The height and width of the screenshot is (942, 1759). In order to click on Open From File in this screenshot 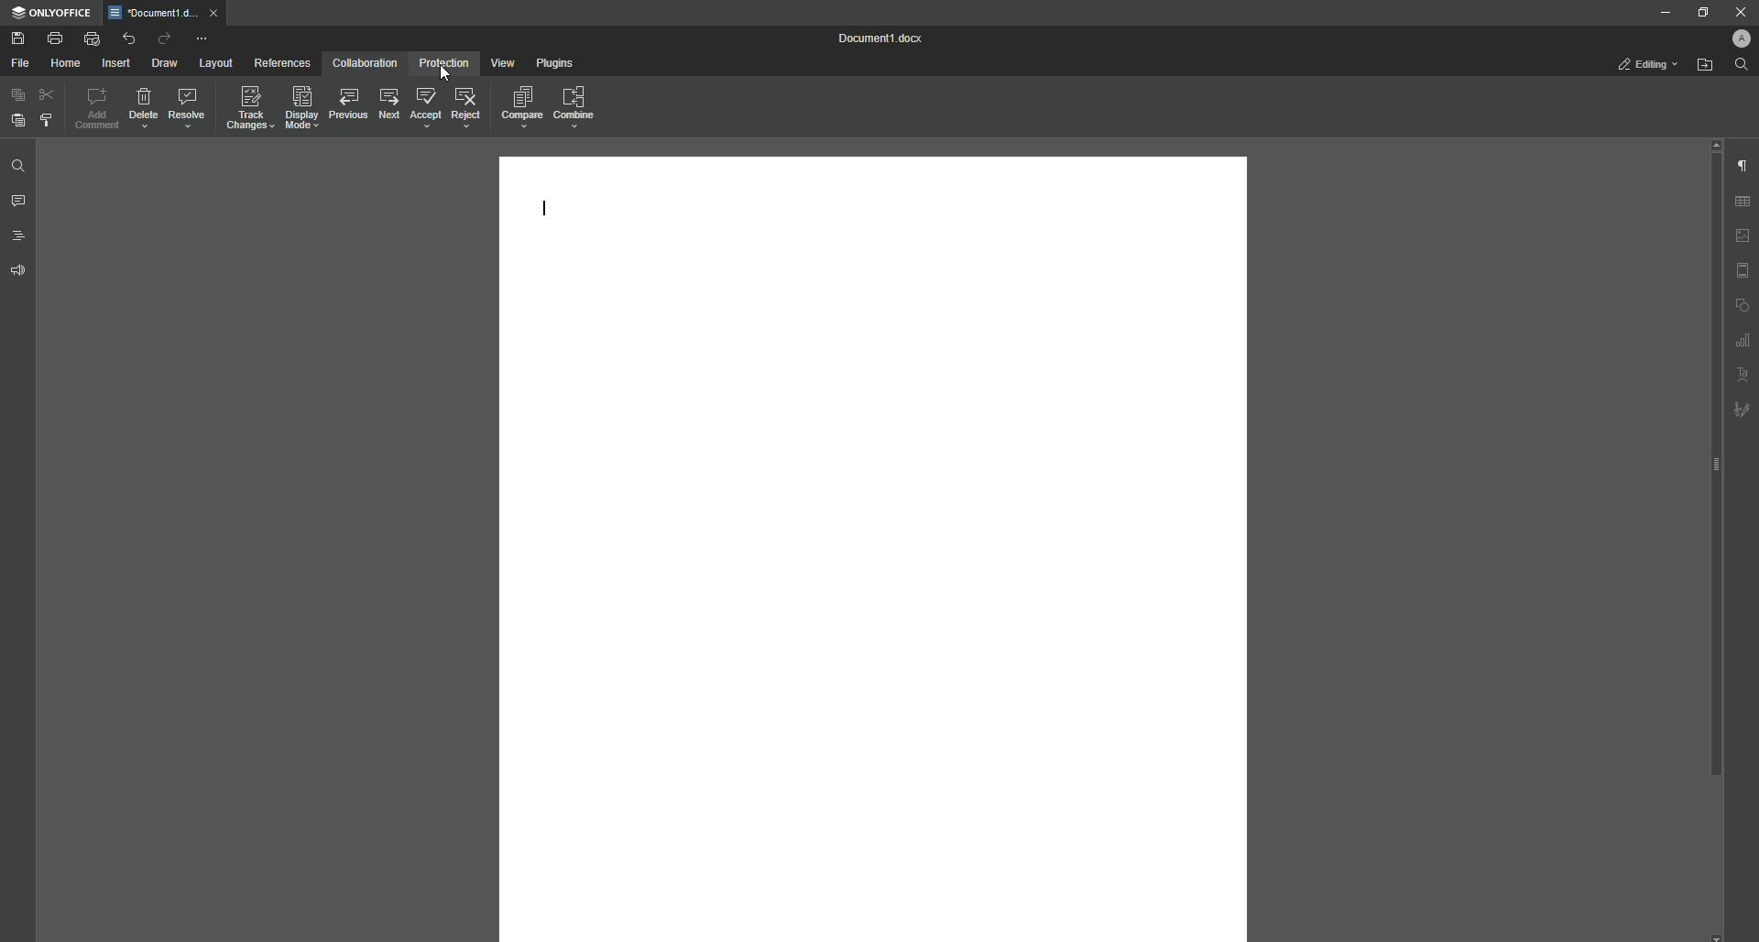, I will do `click(1703, 65)`.